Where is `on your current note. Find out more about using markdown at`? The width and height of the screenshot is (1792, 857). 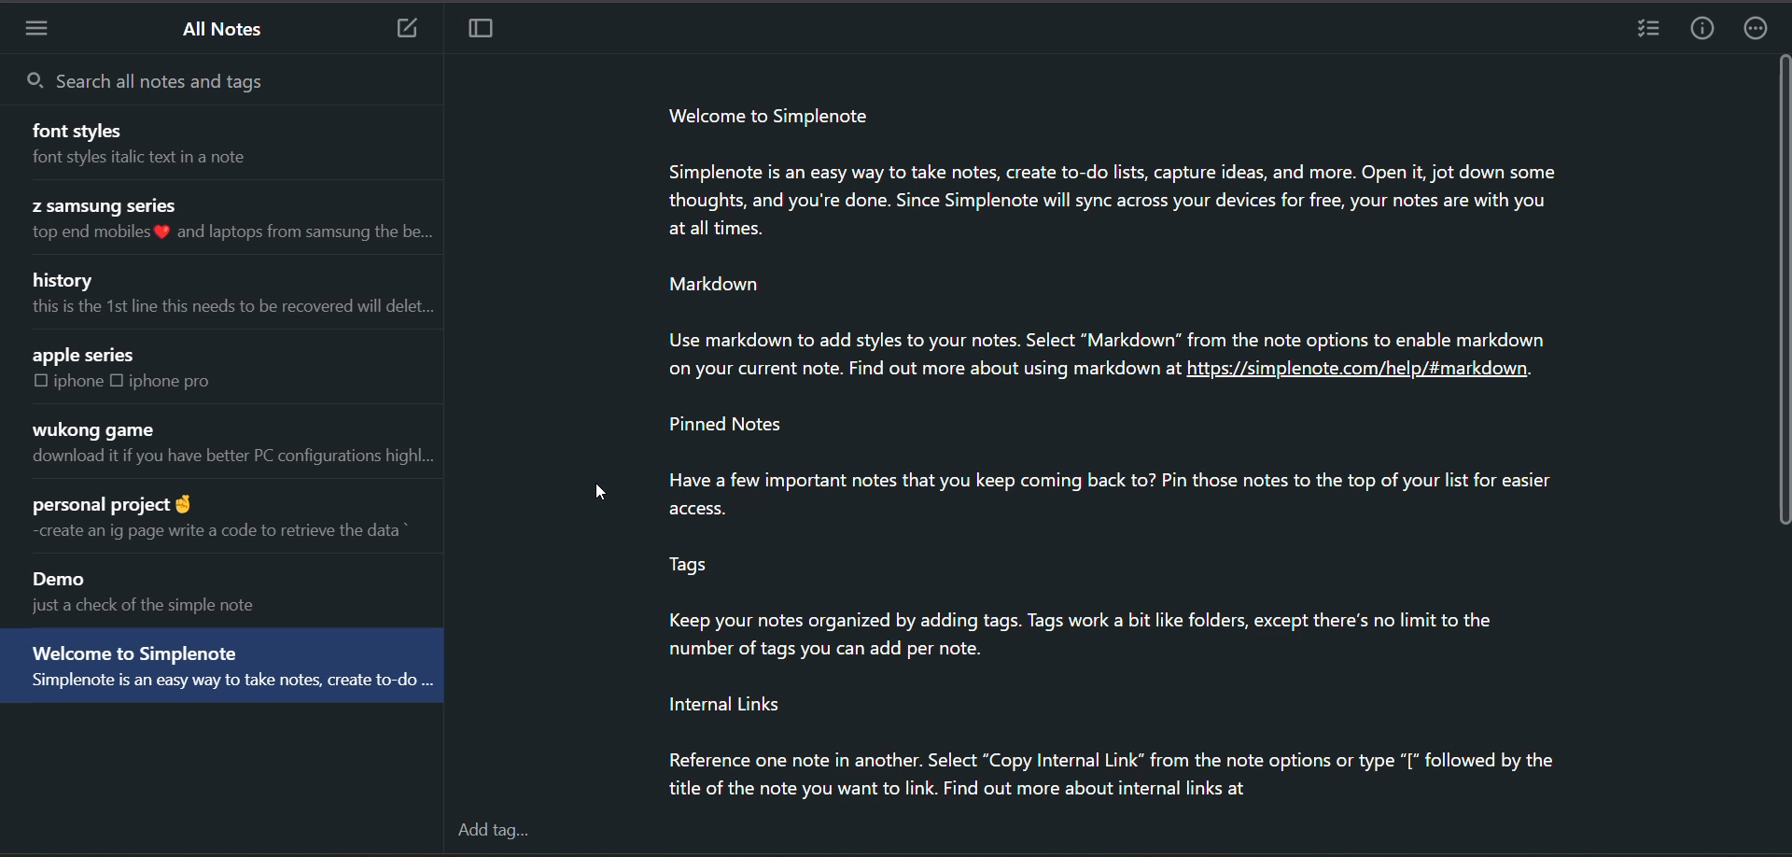
on your current note. Find out more about using markdown at is located at coordinates (903, 371).